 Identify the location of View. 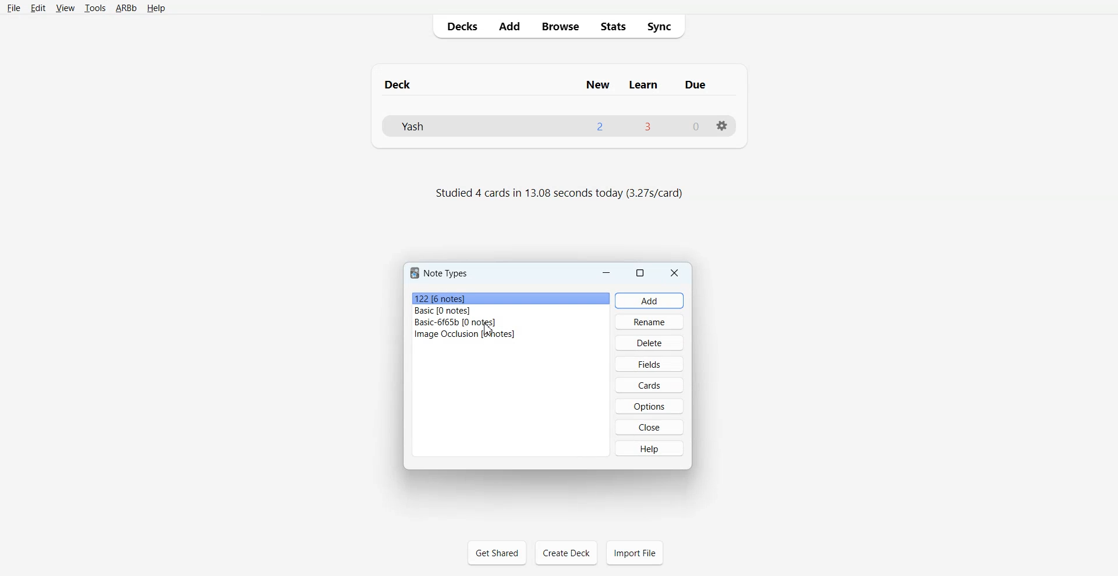
(64, 8).